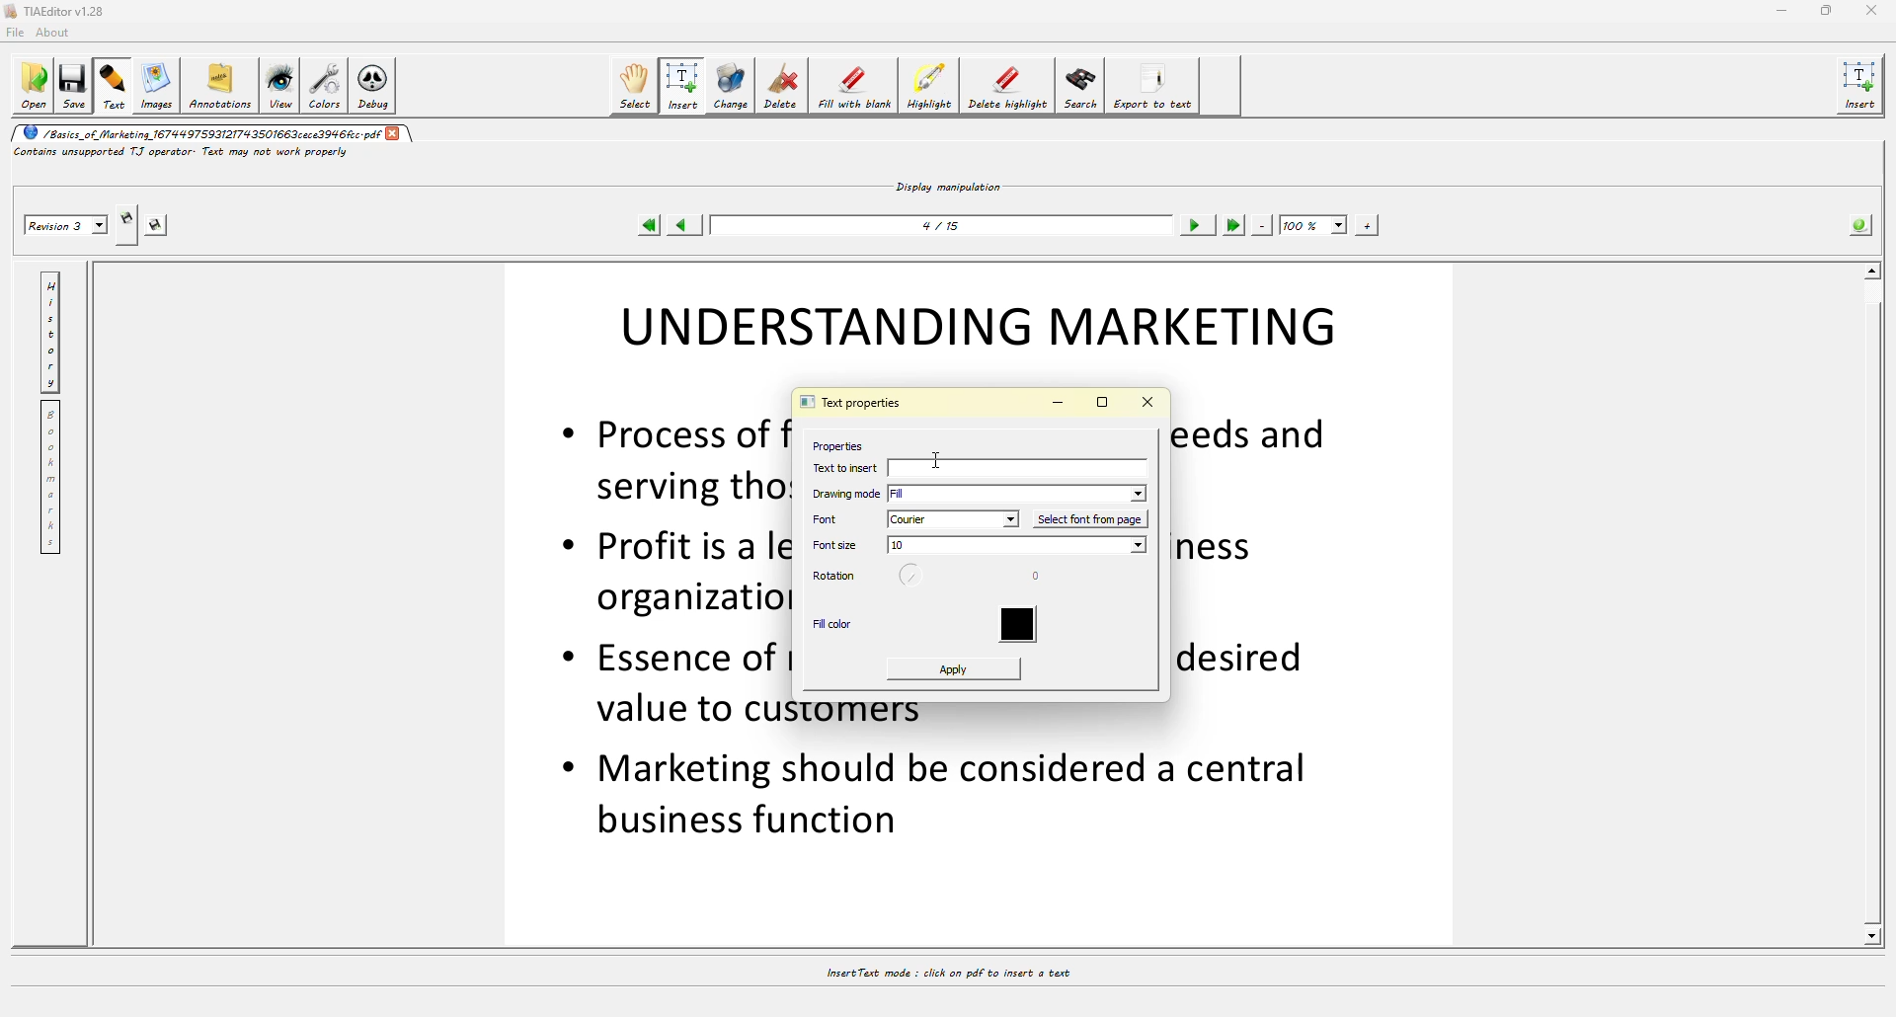 The image size is (1896, 1017). I want to click on fill, so click(1020, 493).